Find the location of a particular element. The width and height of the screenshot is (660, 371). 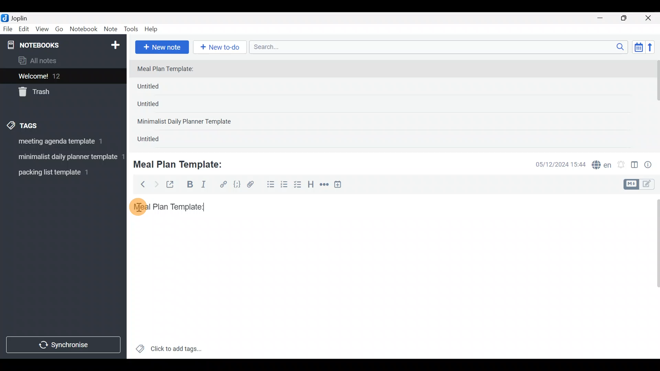

Meal plan template is located at coordinates (166, 206).